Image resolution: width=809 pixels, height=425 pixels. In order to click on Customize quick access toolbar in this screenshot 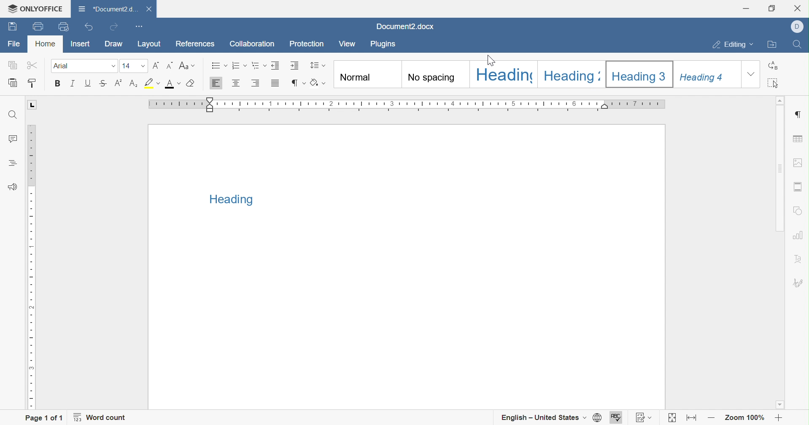, I will do `click(140, 26)`.